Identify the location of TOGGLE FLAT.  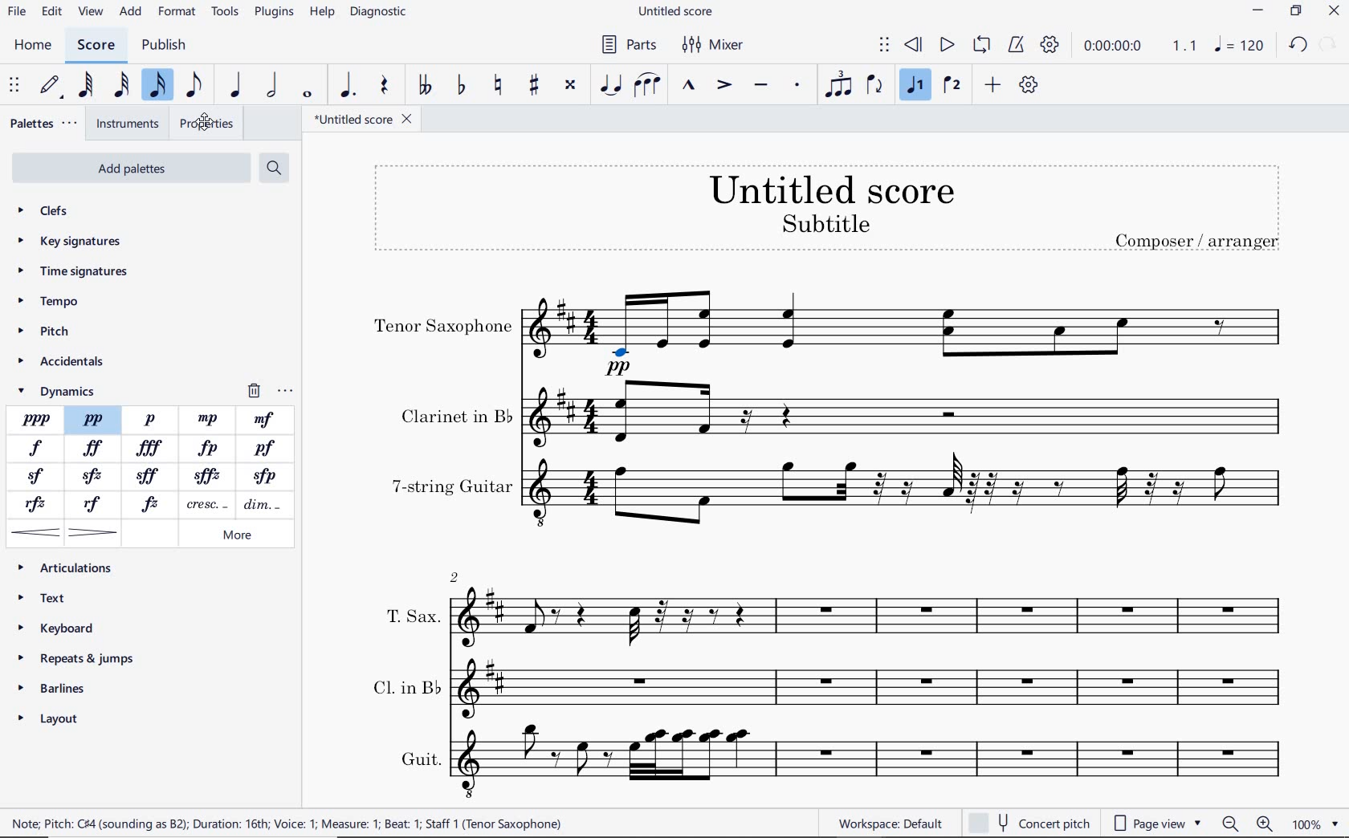
(461, 84).